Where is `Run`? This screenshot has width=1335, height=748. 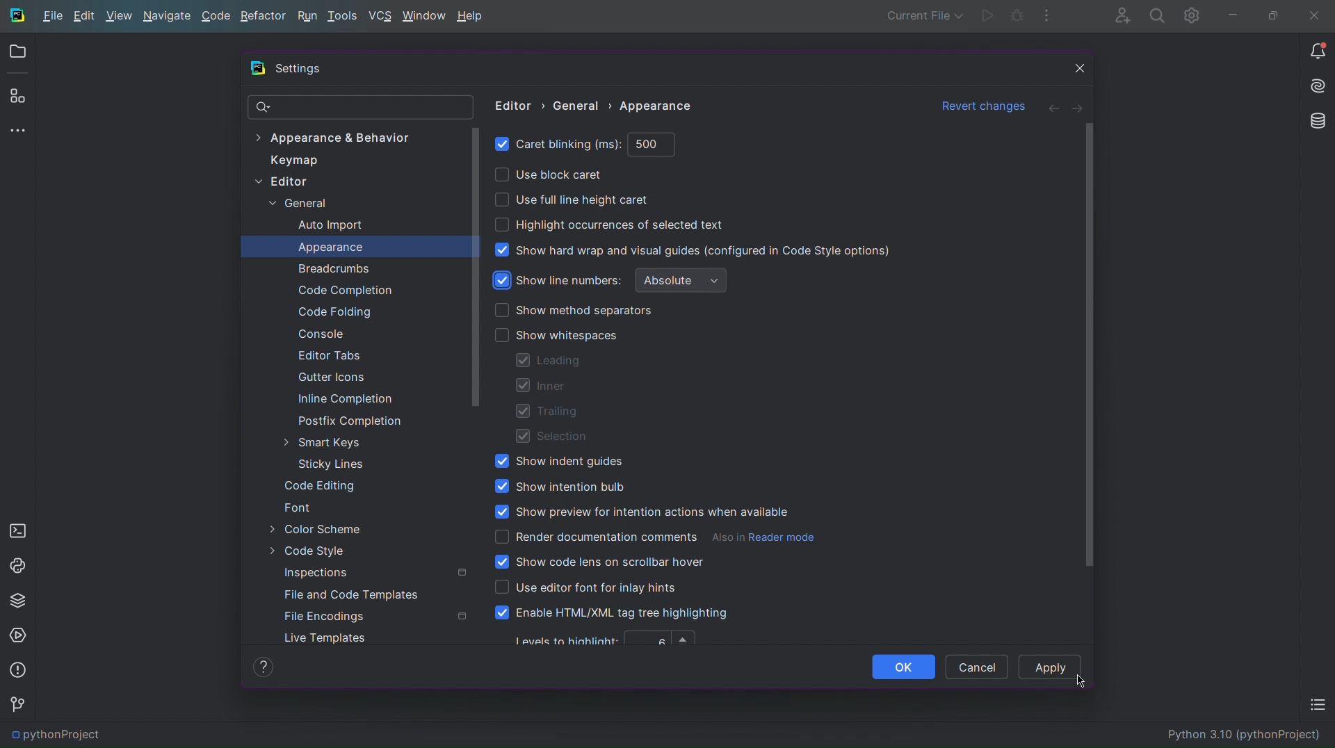
Run is located at coordinates (987, 17).